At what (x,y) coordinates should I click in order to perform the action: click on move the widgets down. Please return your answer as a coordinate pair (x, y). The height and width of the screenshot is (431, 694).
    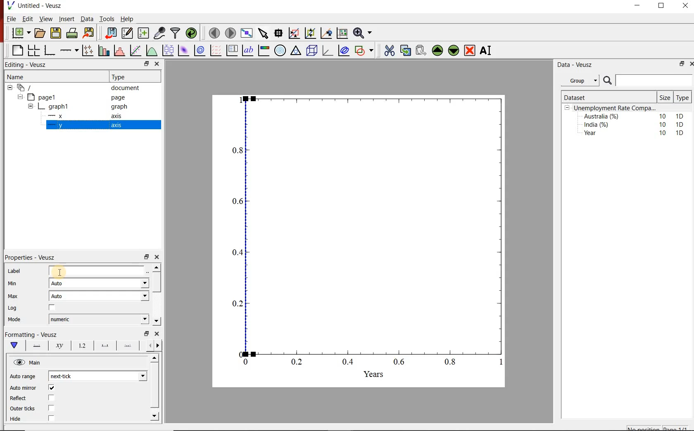
    Looking at the image, I should click on (453, 50).